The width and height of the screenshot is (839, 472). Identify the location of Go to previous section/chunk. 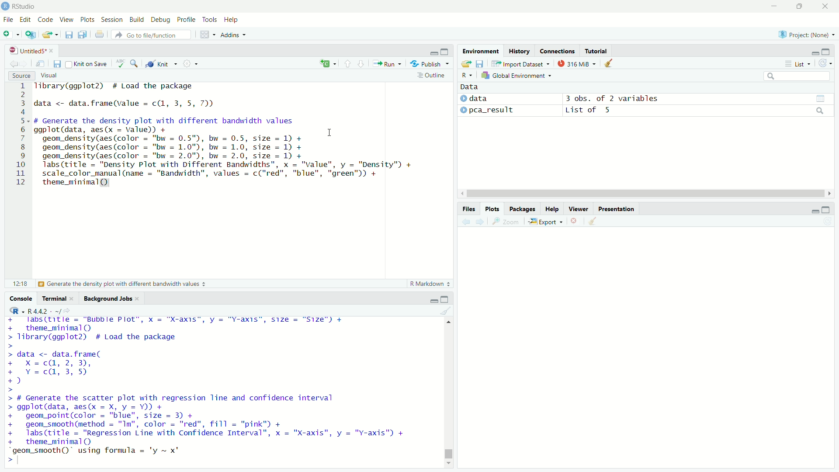
(347, 63).